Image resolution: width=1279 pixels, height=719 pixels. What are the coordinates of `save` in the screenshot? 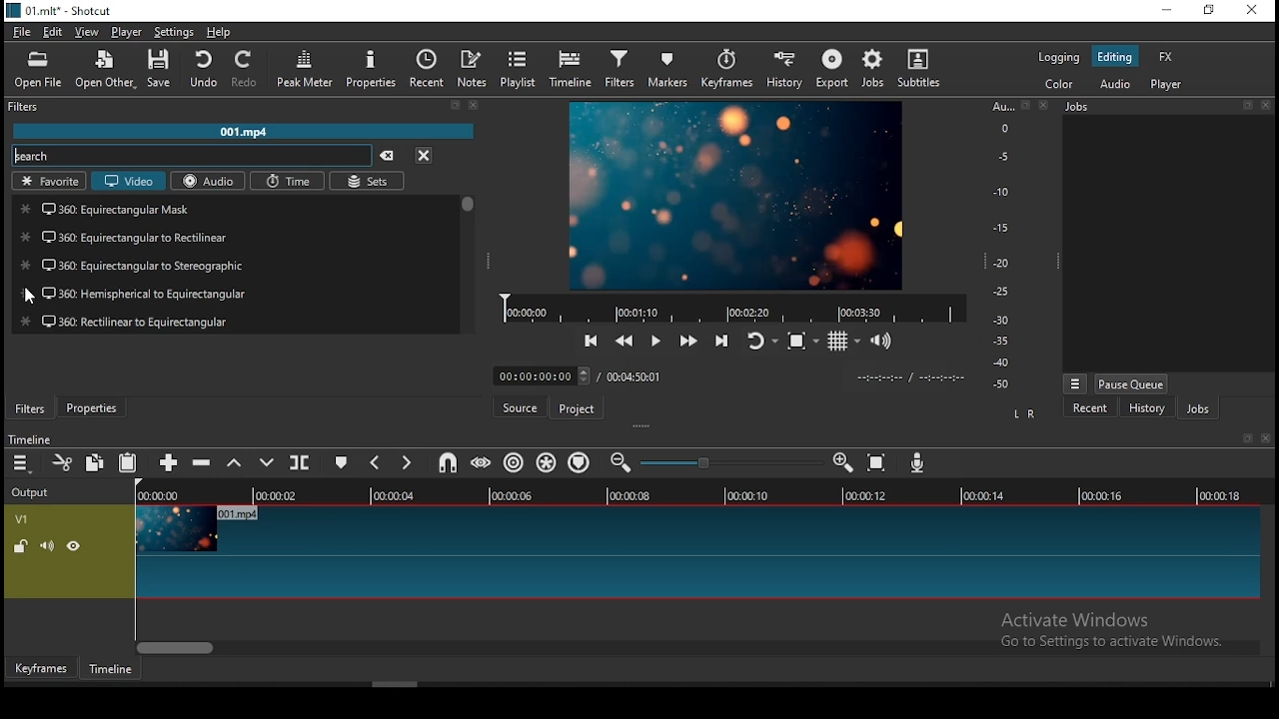 It's located at (163, 67).